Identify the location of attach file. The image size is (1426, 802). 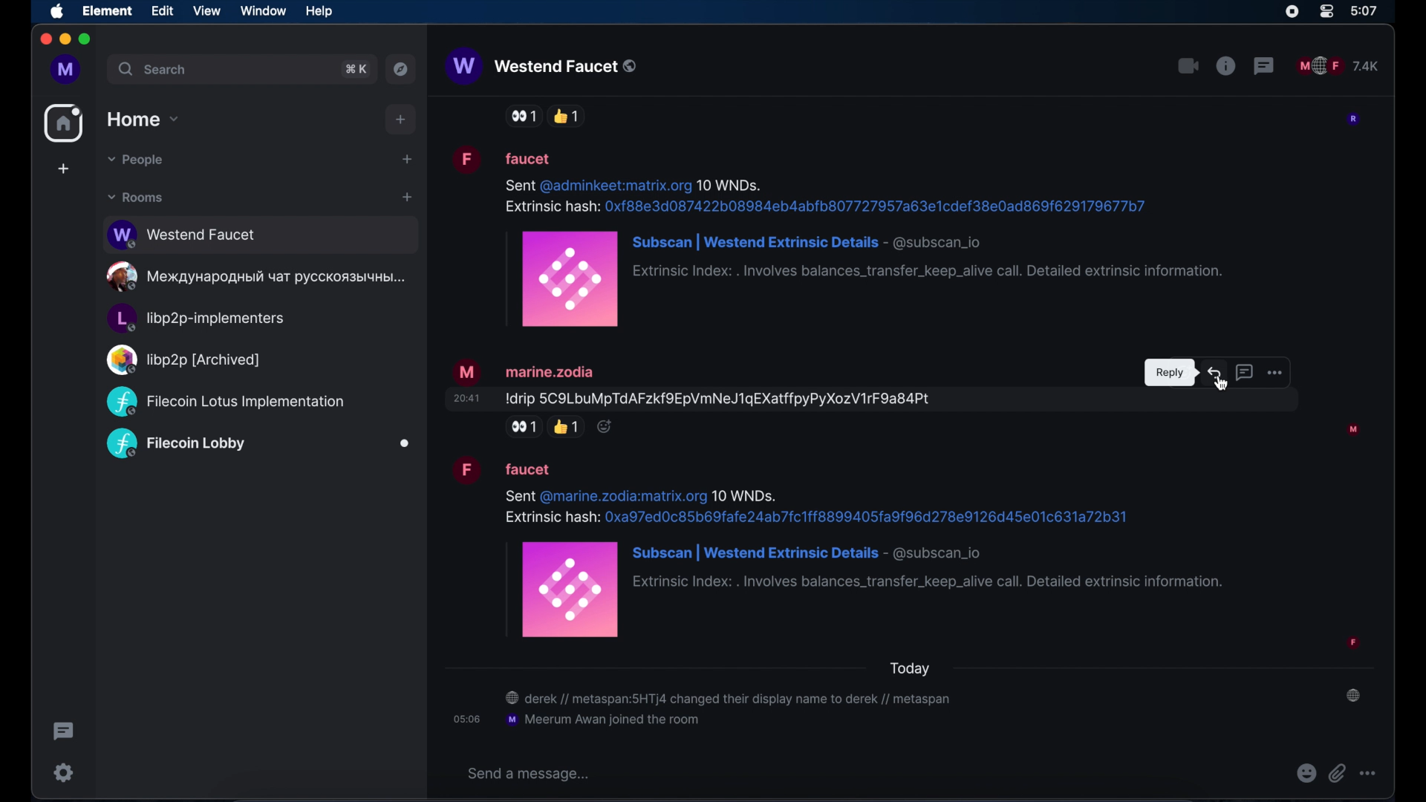
(1338, 774).